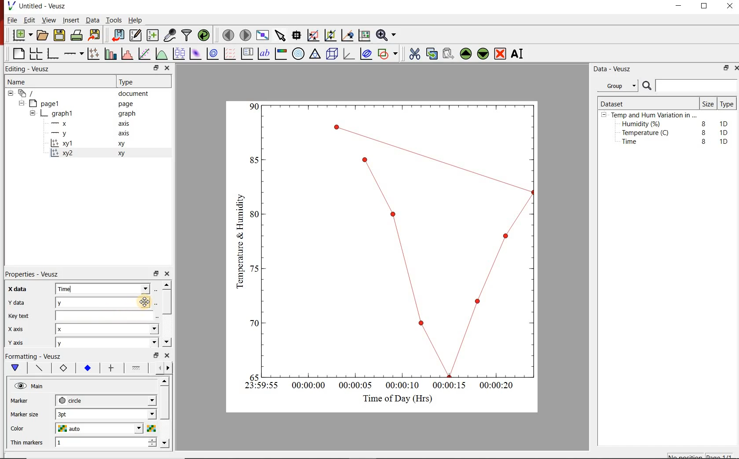 The height and width of the screenshot is (459, 739). Describe the element at coordinates (77, 36) in the screenshot. I see `print the document` at that location.